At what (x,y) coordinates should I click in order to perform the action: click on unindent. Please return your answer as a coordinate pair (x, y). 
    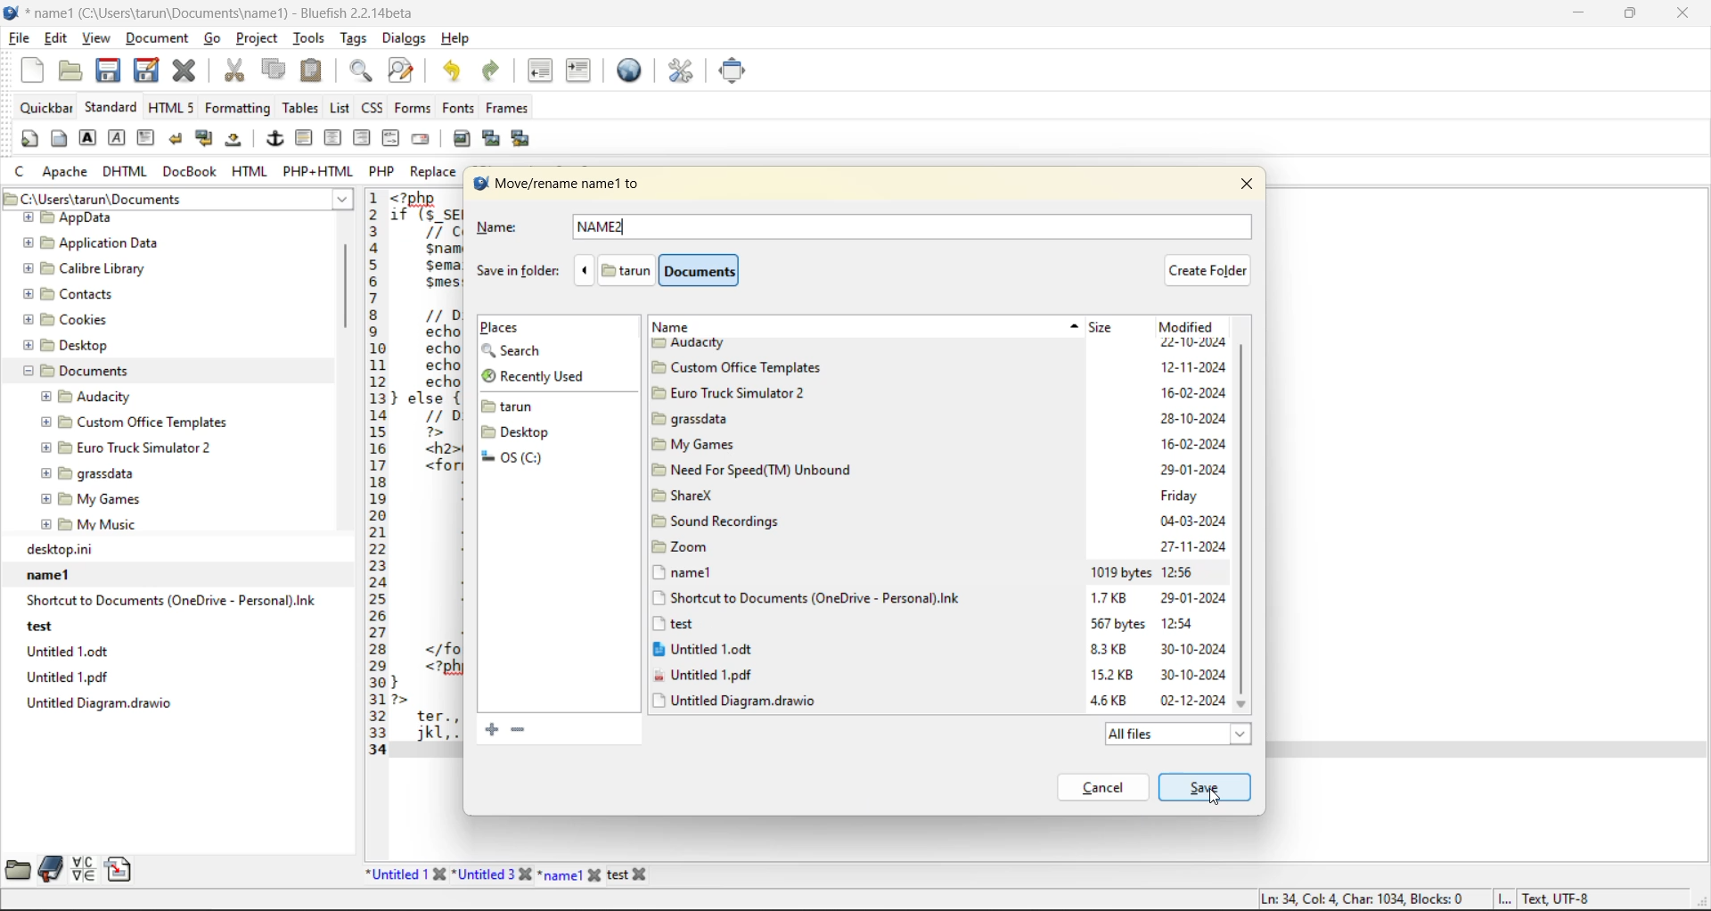
    Looking at the image, I should click on (541, 73).